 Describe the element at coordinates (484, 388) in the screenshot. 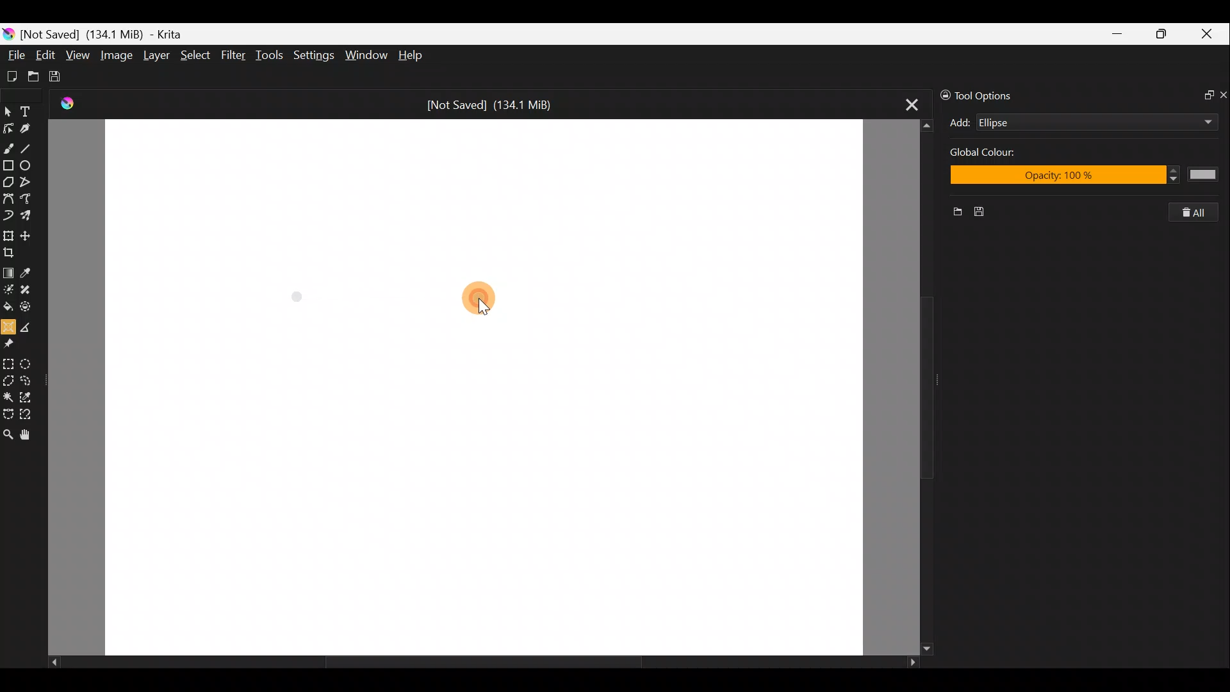

I see `Canvas` at that location.